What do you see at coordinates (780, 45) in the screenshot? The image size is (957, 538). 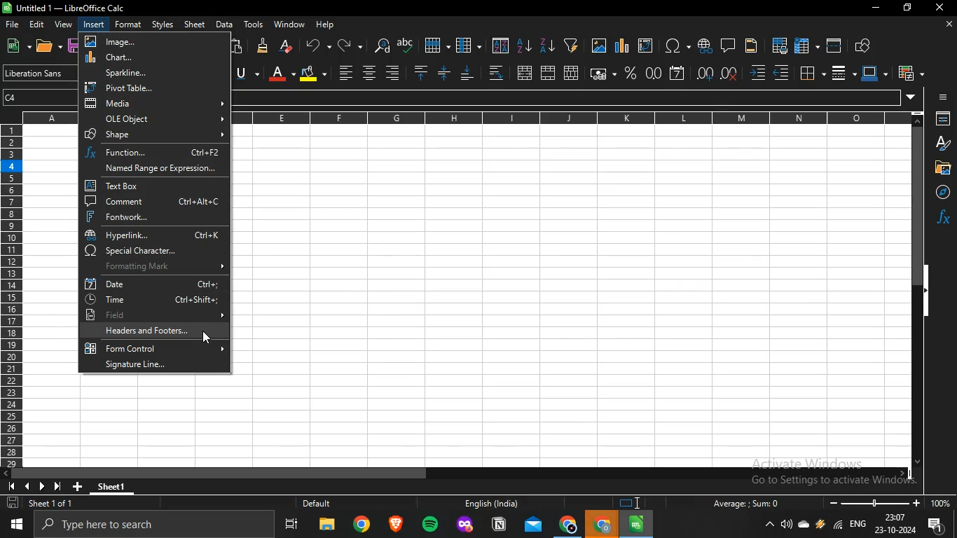 I see `define print area` at bounding box center [780, 45].